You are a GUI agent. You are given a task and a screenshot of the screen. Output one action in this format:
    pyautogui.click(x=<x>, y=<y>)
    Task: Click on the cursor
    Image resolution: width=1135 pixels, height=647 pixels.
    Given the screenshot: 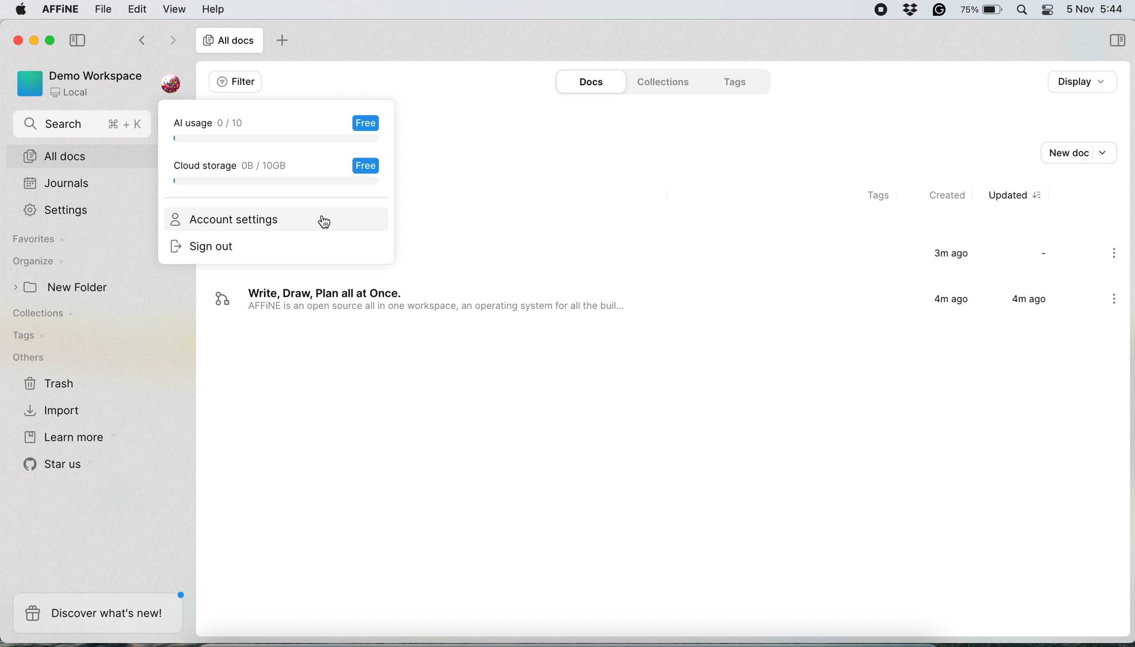 What is the action you would take?
    pyautogui.click(x=324, y=224)
    